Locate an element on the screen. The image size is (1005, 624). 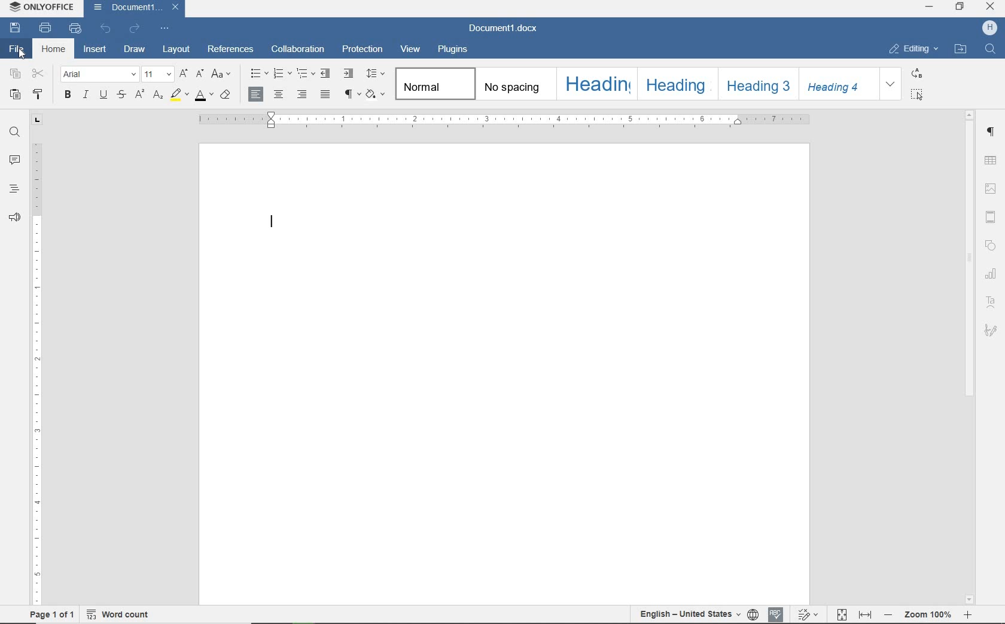
align right is located at coordinates (303, 94).